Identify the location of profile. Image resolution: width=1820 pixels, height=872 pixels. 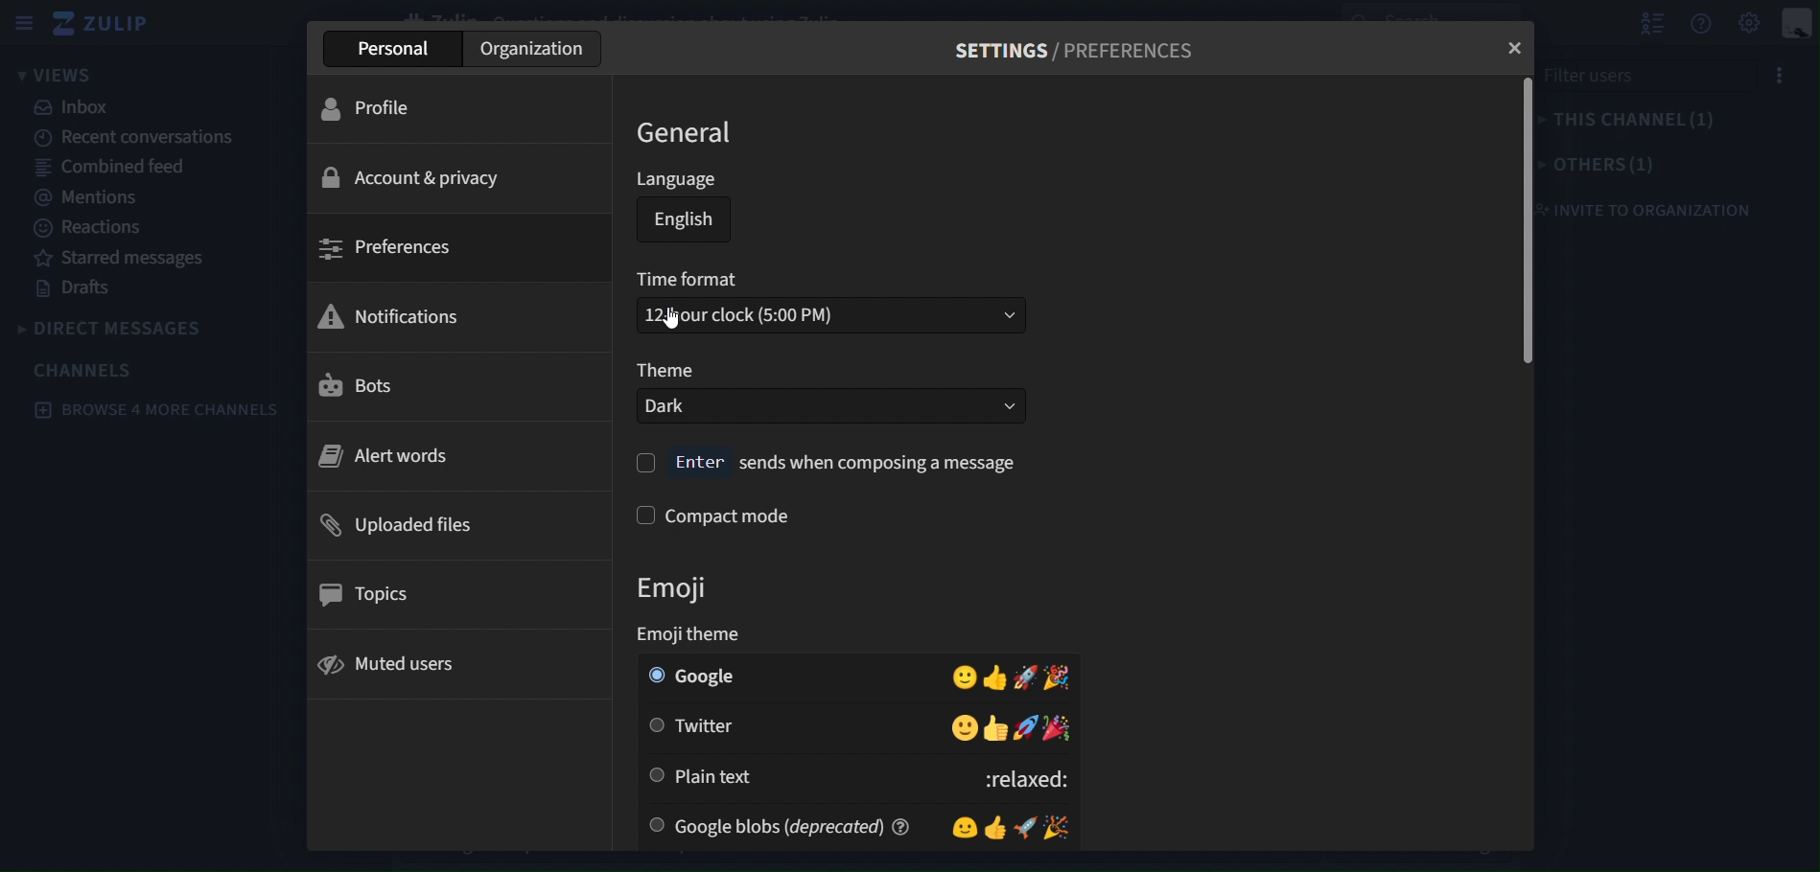
(444, 107).